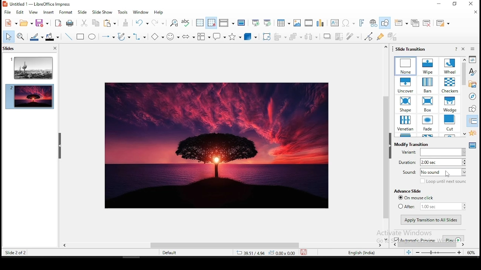 This screenshot has width=481, height=270. Describe the element at coordinates (9, 37) in the screenshot. I see `select tool` at that location.